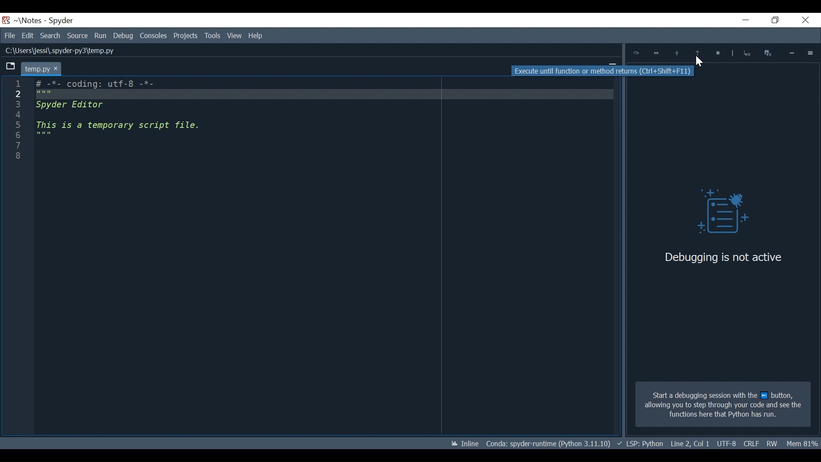  Describe the element at coordinates (636, 53) in the screenshot. I see `Execute Current Line` at that location.